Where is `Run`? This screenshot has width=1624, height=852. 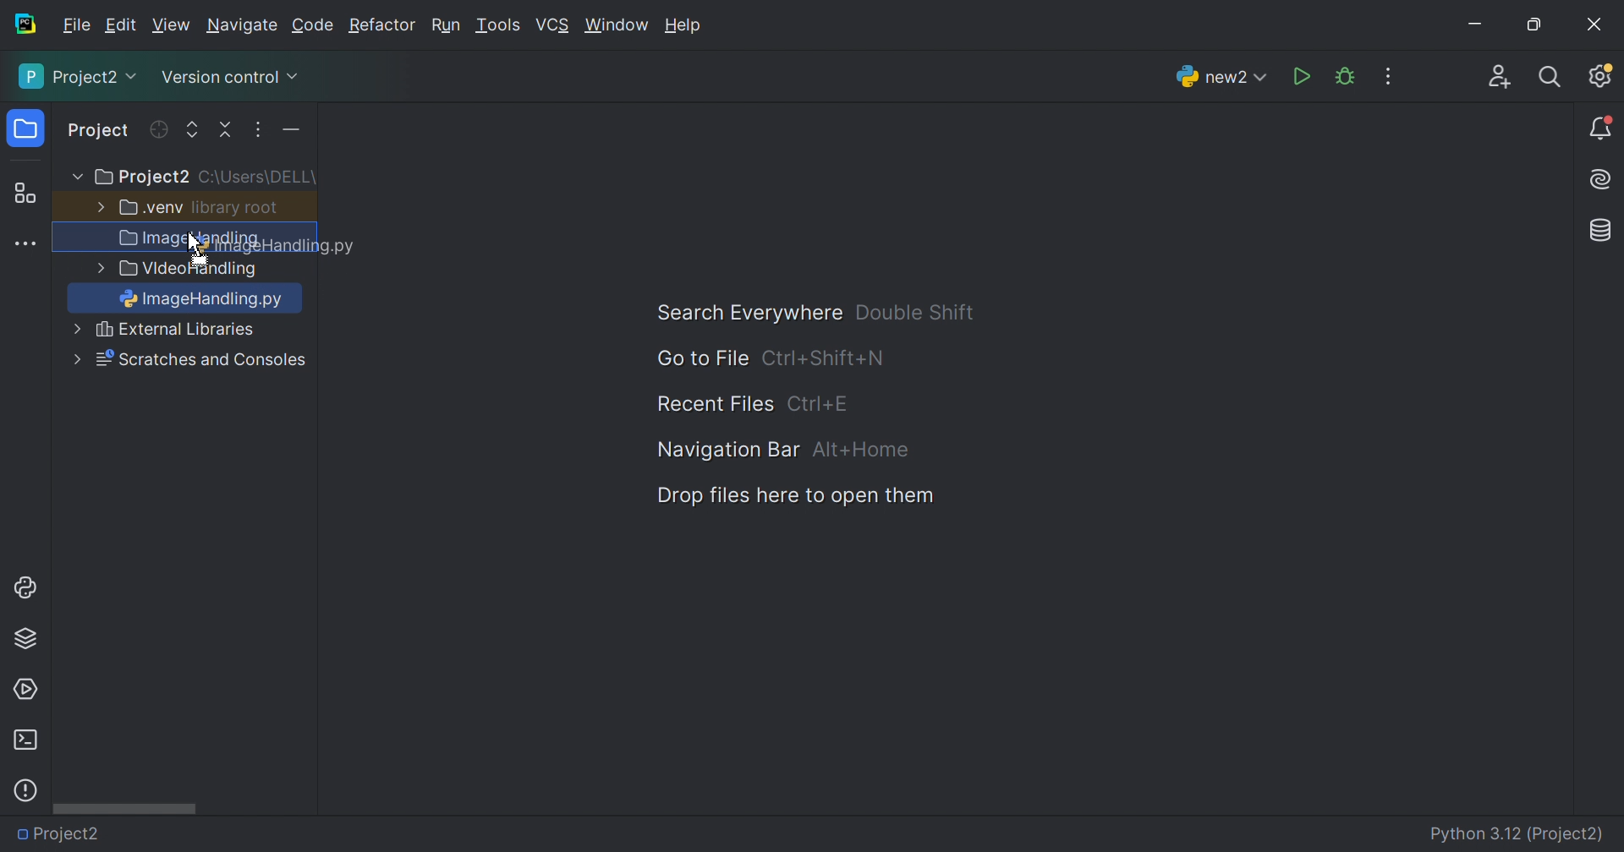 Run is located at coordinates (446, 27).